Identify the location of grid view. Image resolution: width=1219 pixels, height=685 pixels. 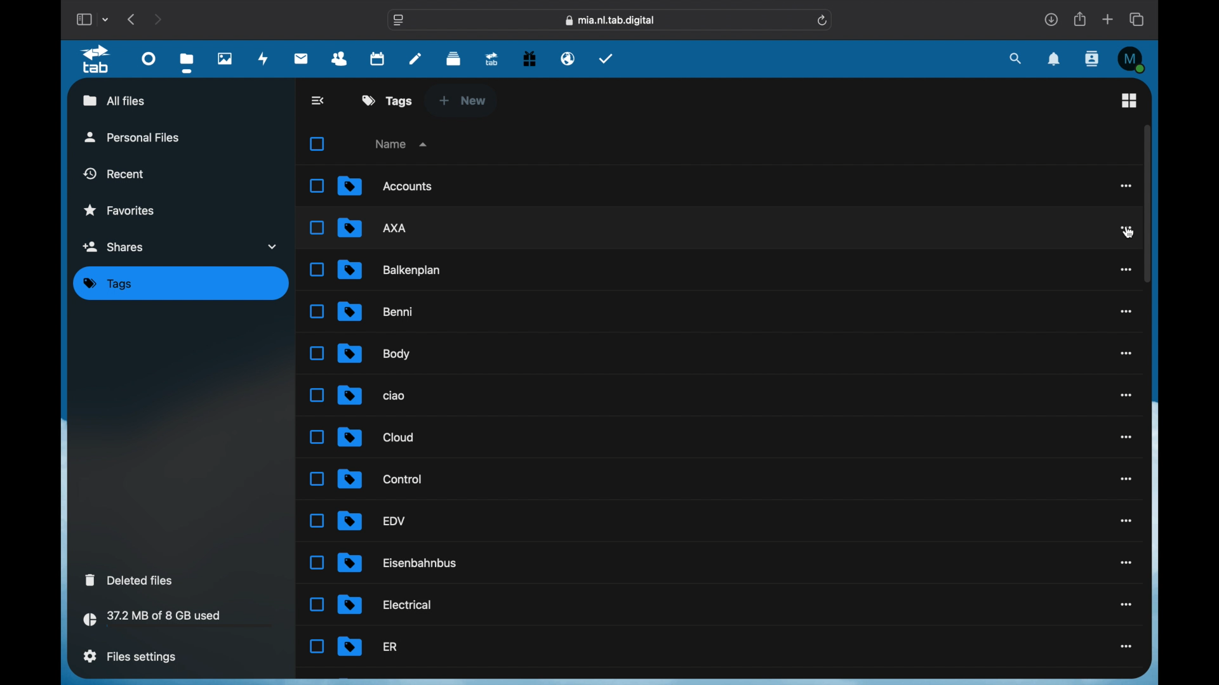
(1129, 100).